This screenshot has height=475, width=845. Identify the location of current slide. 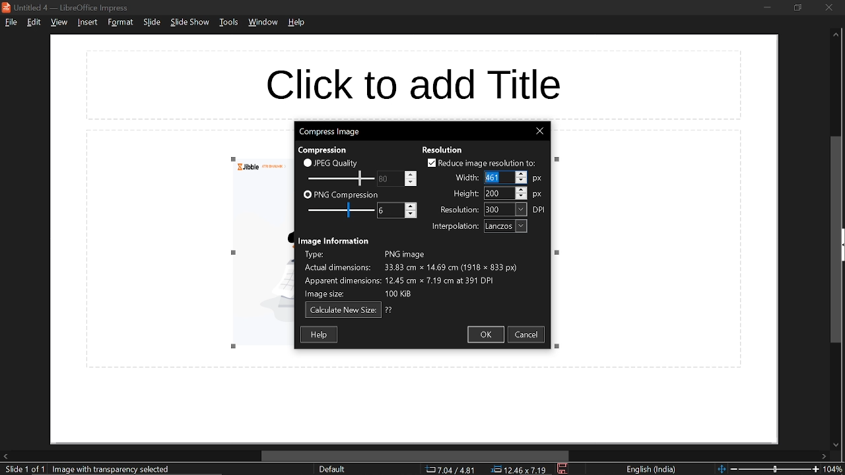
(22, 470).